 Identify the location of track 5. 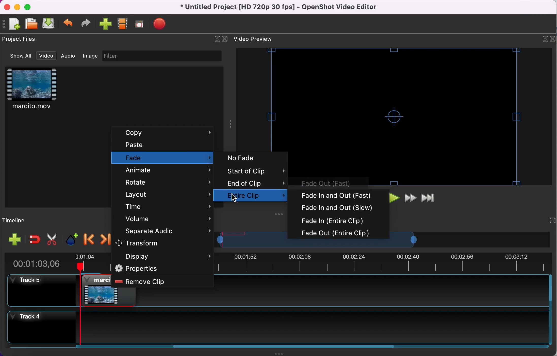
(41, 292).